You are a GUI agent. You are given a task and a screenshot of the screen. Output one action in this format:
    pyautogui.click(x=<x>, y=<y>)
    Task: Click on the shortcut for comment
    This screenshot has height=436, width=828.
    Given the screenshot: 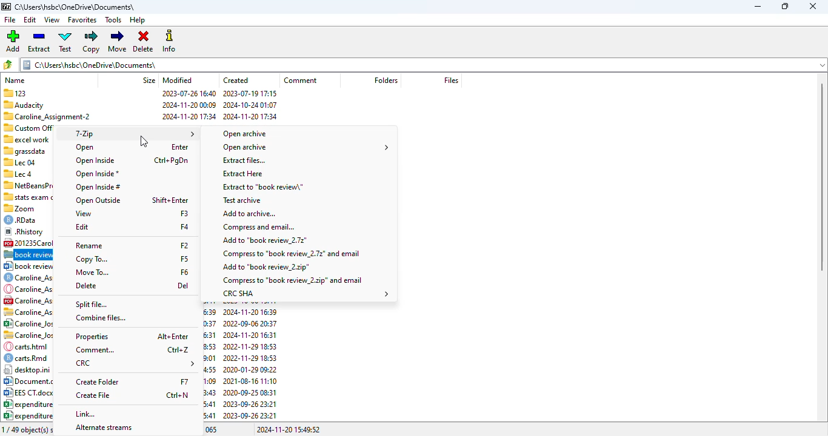 What is the action you would take?
    pyautogui.click(x=178, y=349)
    